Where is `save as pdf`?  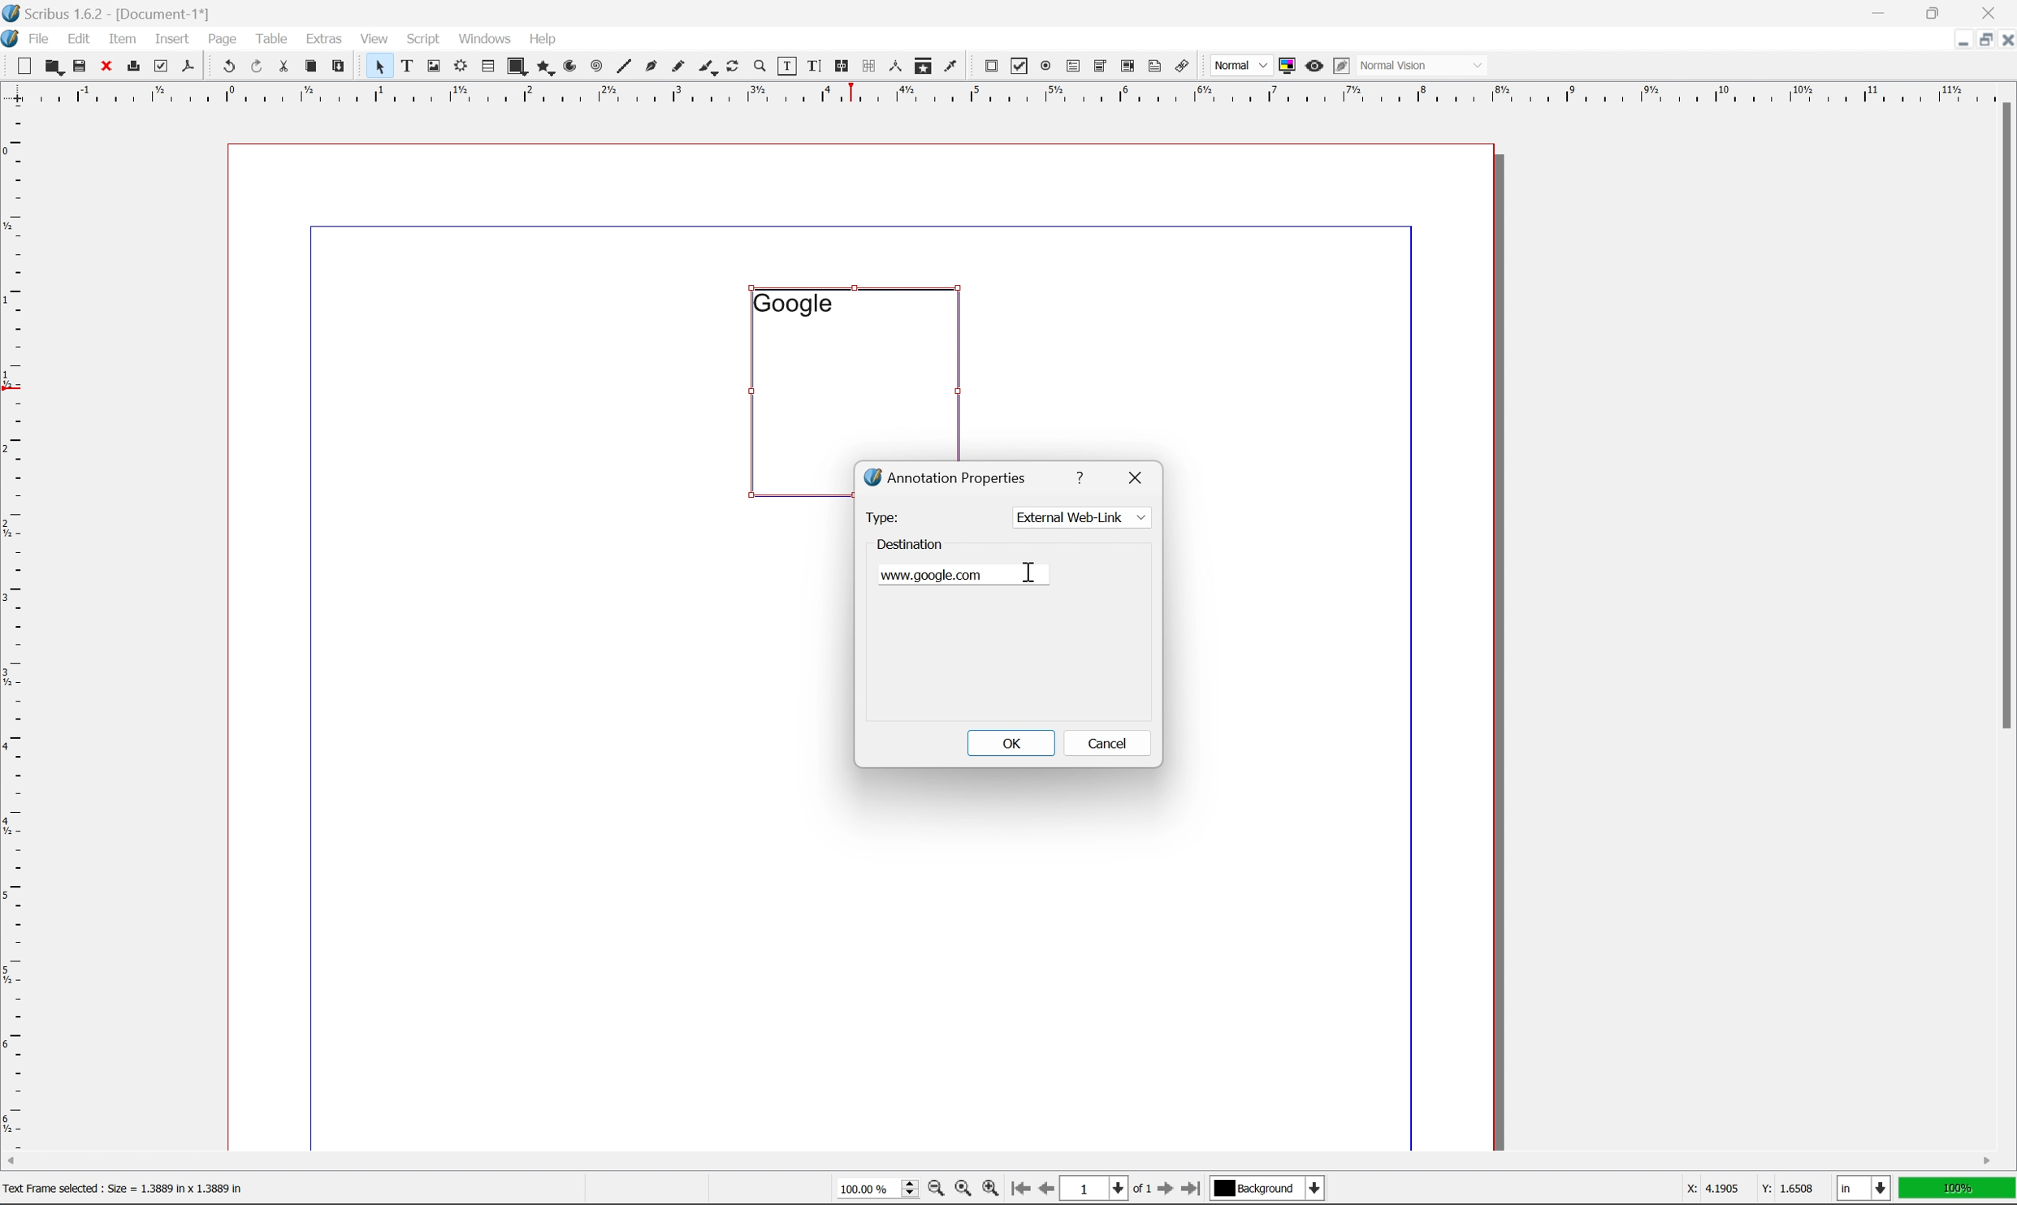
save as pdf is located at coordinates (189, 66).